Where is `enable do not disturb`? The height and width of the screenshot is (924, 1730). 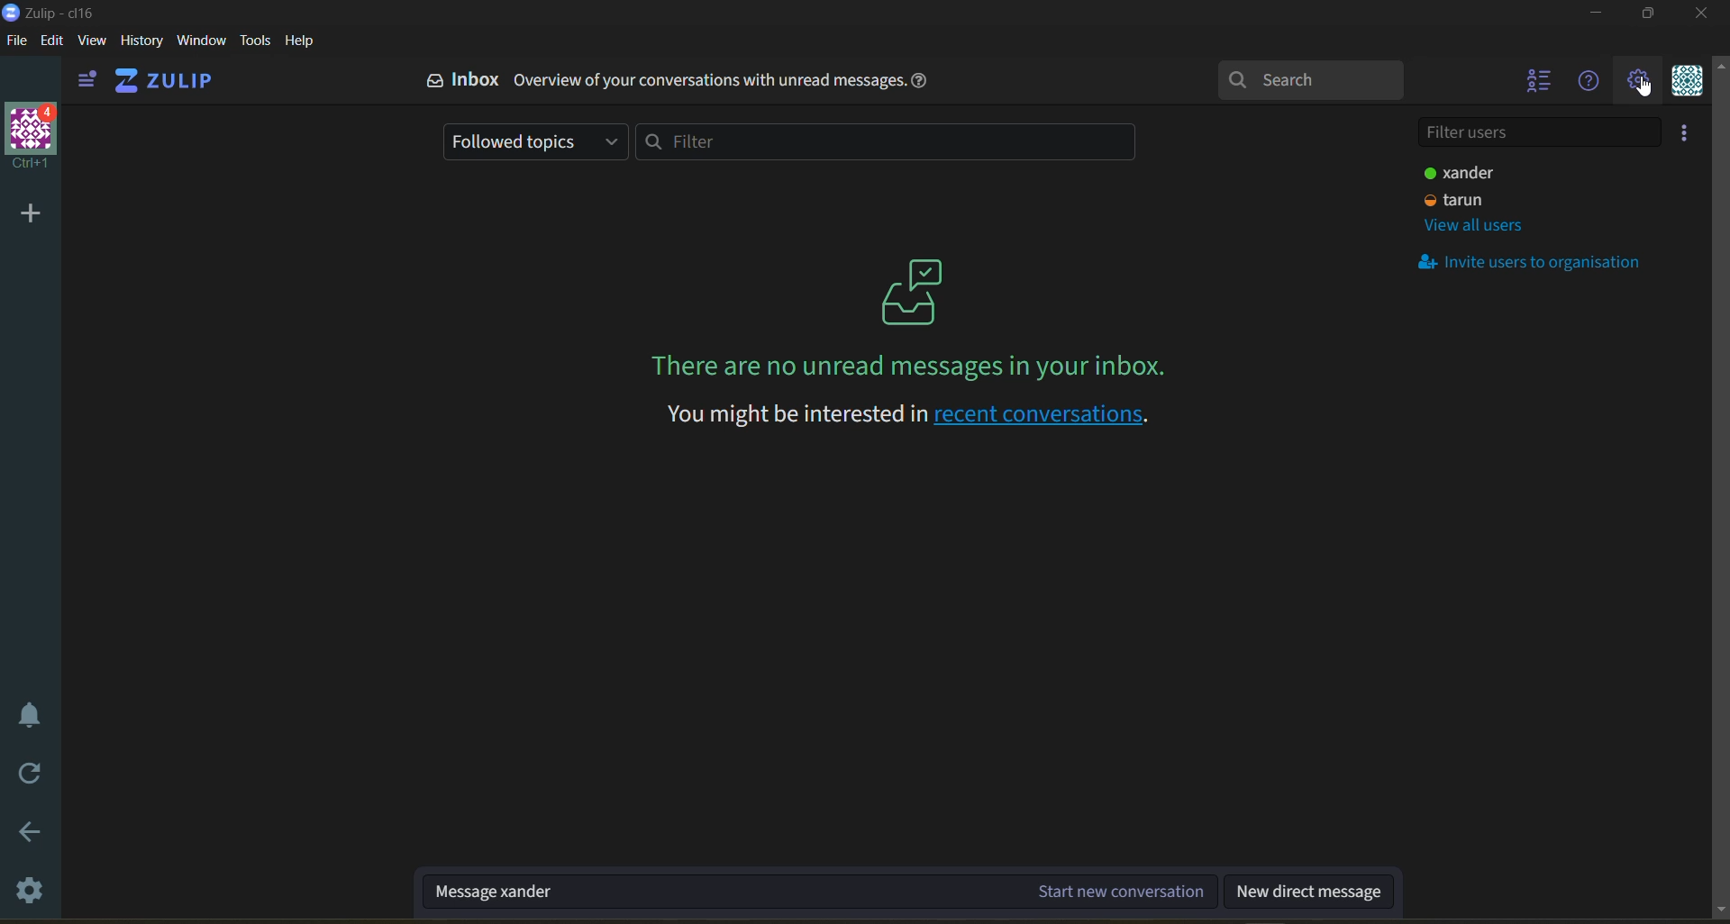 enable do not disturb is located at coordinates (32, 715).